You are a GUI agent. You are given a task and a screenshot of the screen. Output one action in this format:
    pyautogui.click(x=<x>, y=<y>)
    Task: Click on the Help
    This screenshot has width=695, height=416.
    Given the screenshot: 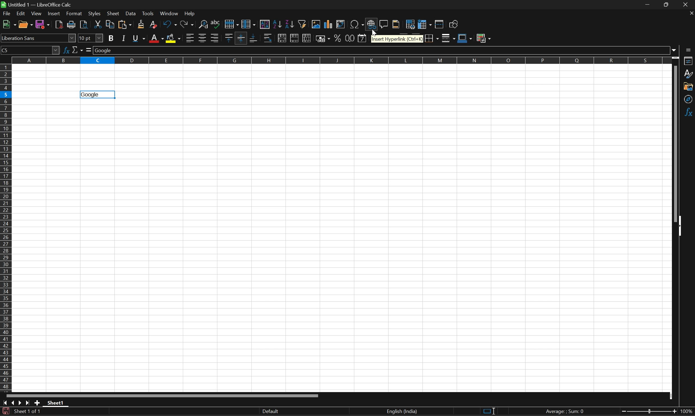 What is the action you would take?
    pyautogui.click(x=190, y=13)
    